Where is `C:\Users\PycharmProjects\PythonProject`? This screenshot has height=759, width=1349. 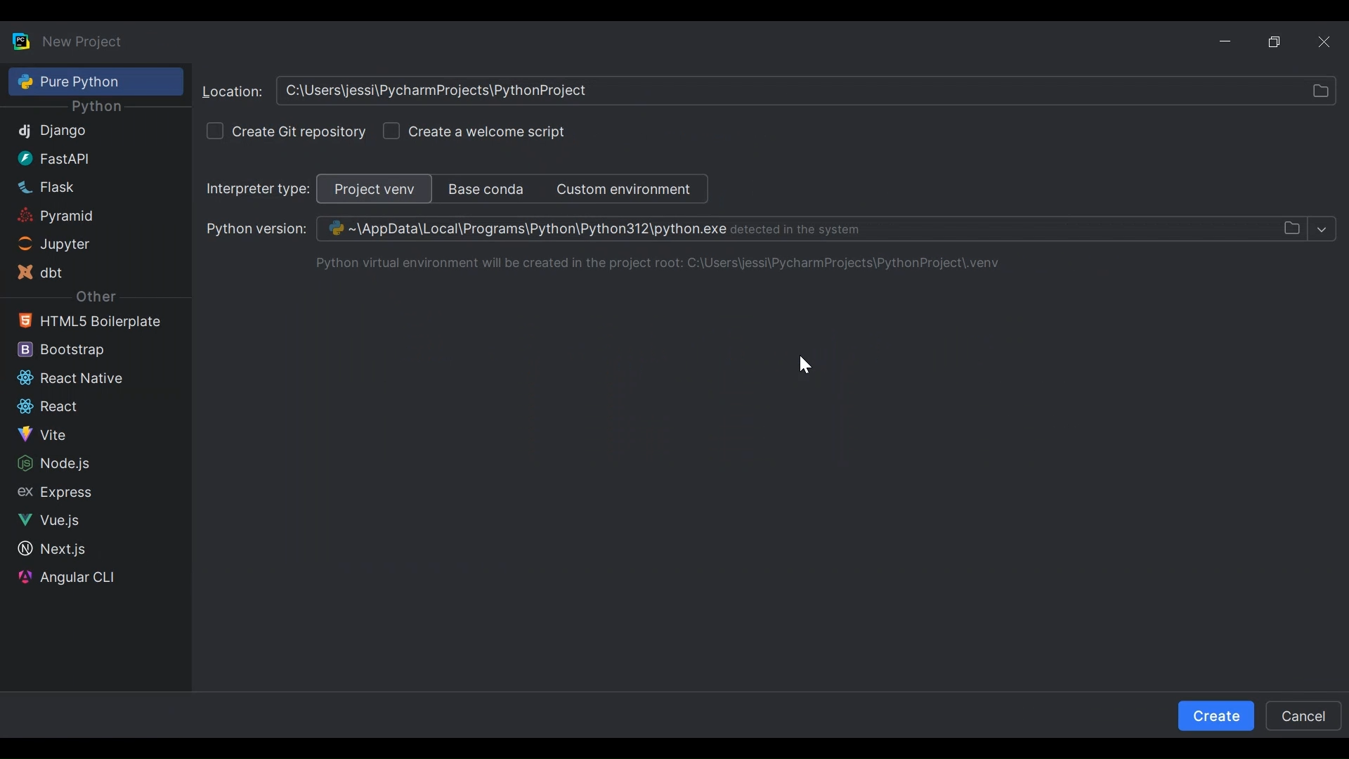
C:\Users\PycharmProjects\PythonProject is located at coordinates (712, 91).